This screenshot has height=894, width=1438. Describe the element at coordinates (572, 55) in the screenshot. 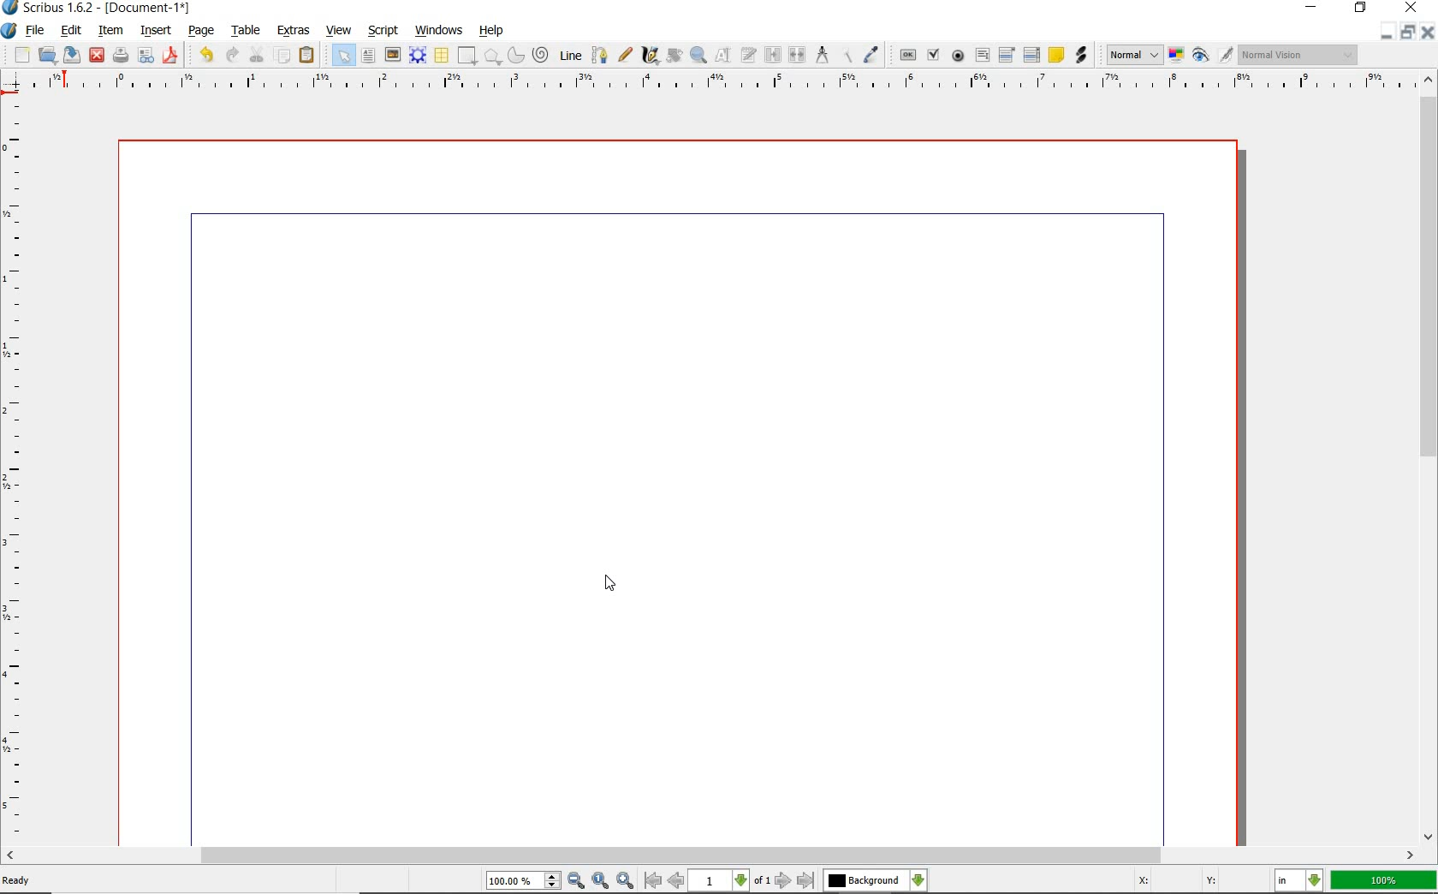

I see `line` at that location.